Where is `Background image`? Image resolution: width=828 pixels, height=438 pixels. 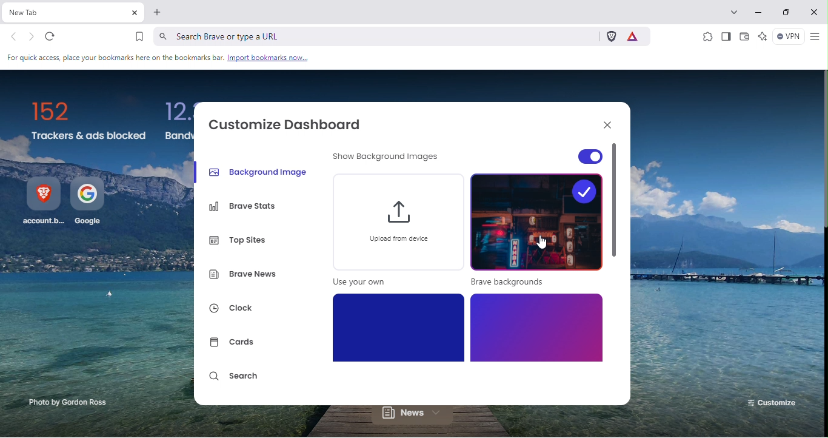
Background image is located at coordinates (259, 171).